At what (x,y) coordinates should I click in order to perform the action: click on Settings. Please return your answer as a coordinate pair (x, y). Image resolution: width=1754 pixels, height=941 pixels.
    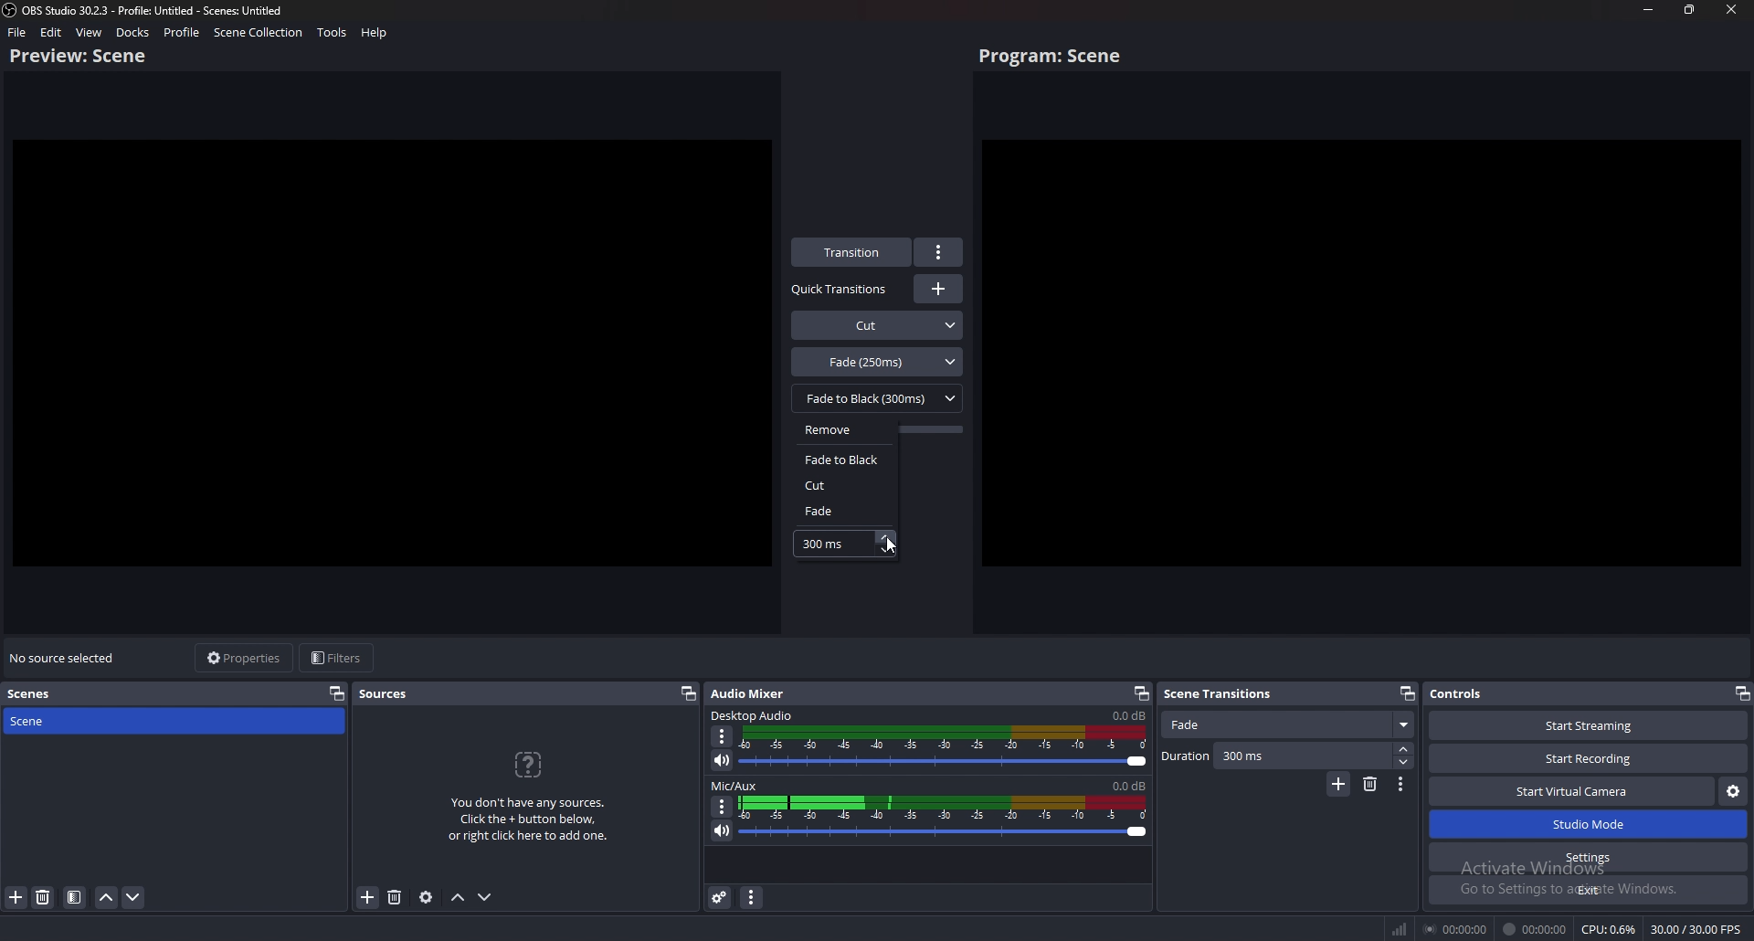
    Looking at the image, I should click on (1590, 858).